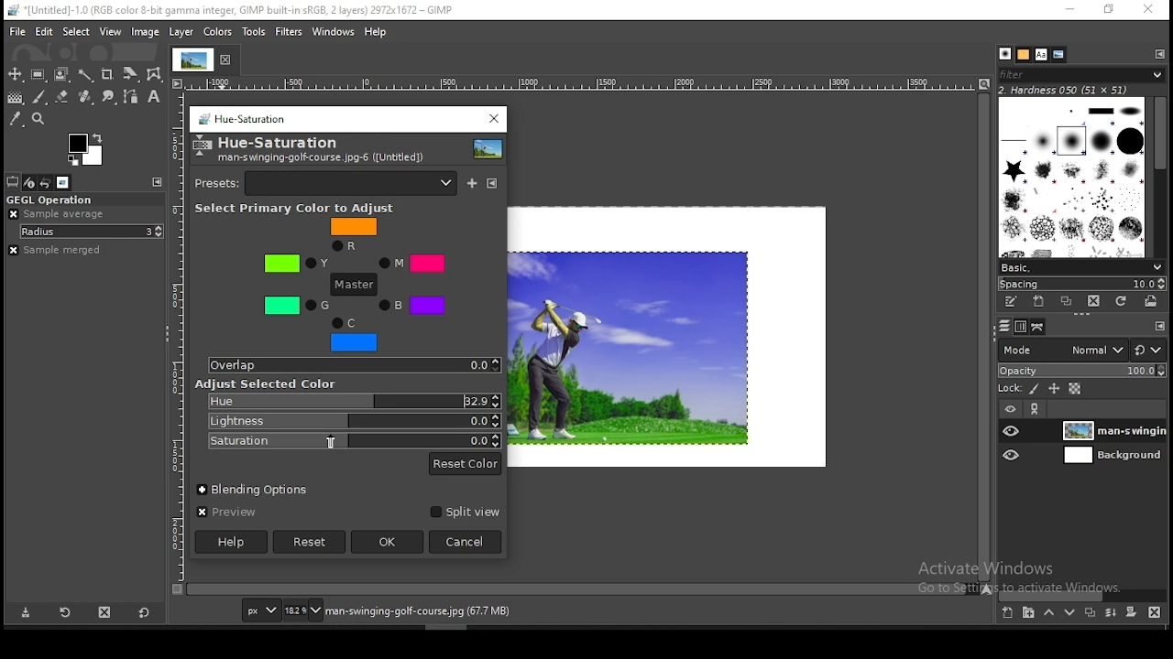 The height and width of the screenshot is (659, 1173). Describe the element at coordinates (1157, 325) in the screenshot. I see `configure this tab` at that location.